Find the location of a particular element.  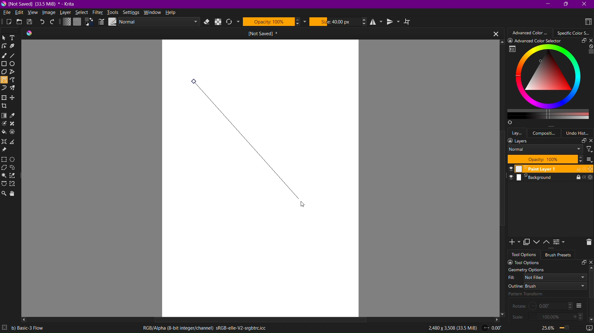

Bezier Curve Tool is located at coordinates (4, 81).